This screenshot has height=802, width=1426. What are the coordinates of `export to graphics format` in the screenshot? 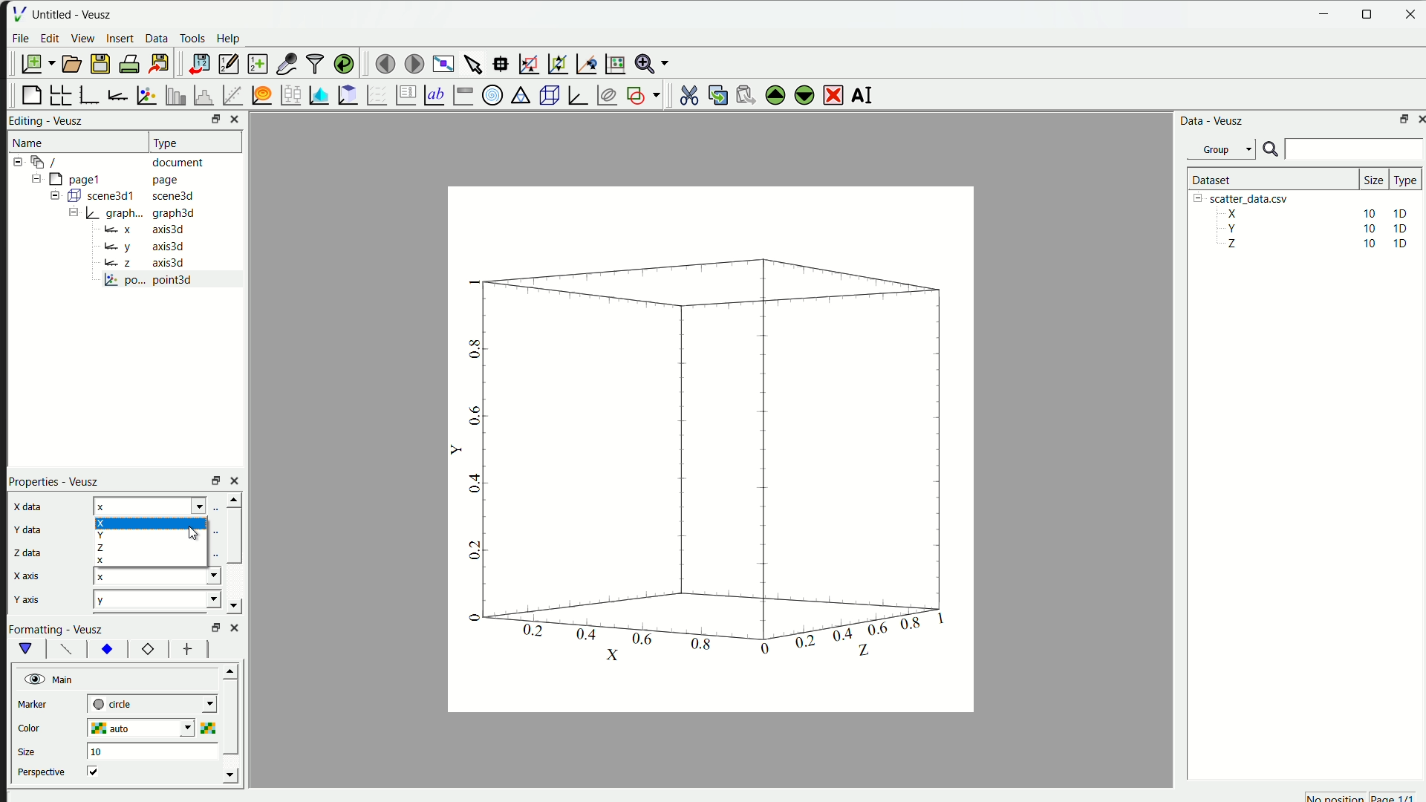 It's located at (157, 62).